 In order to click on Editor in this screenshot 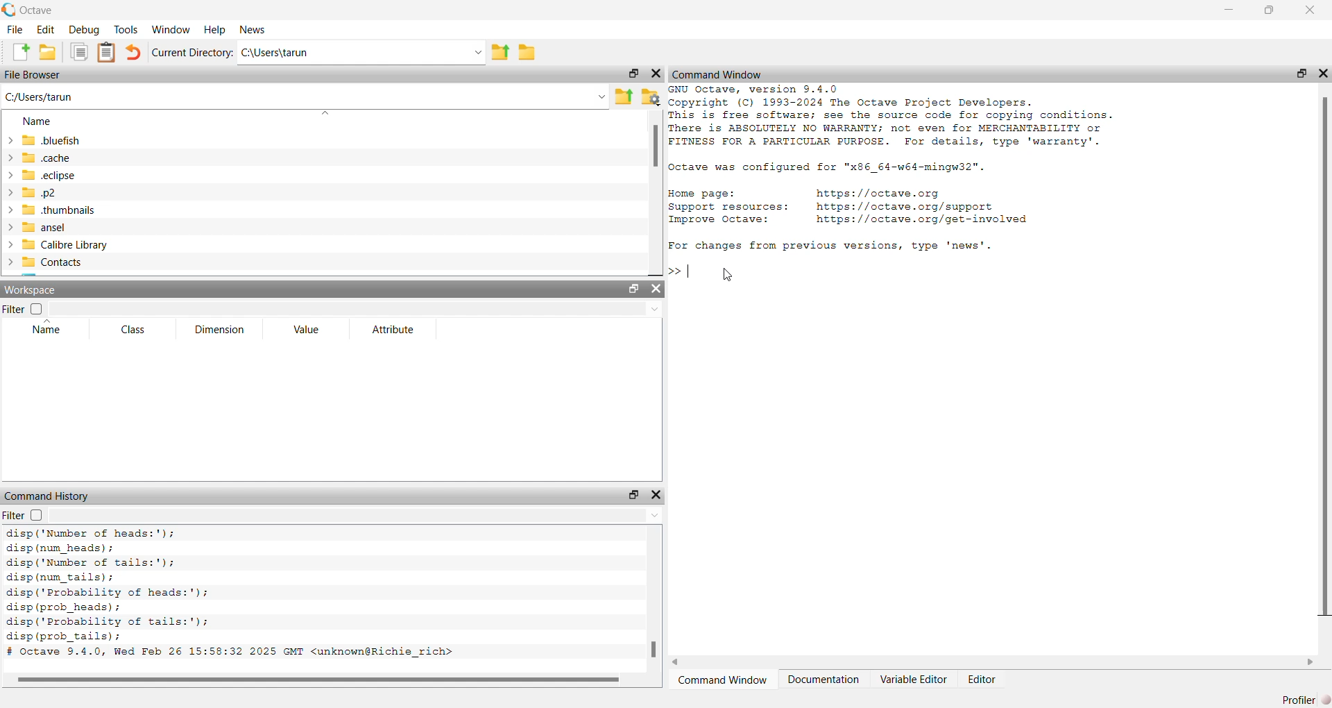, I will do `click(981, 680)`.